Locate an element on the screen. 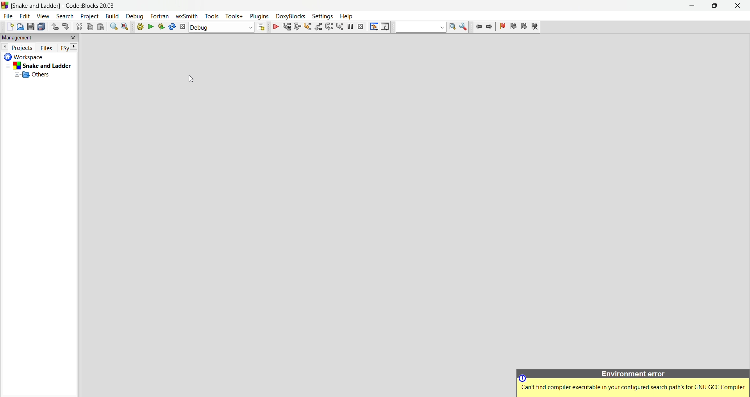 The height and width of the screenshot is (397, 750). redo is located at coordinates (67, 27).